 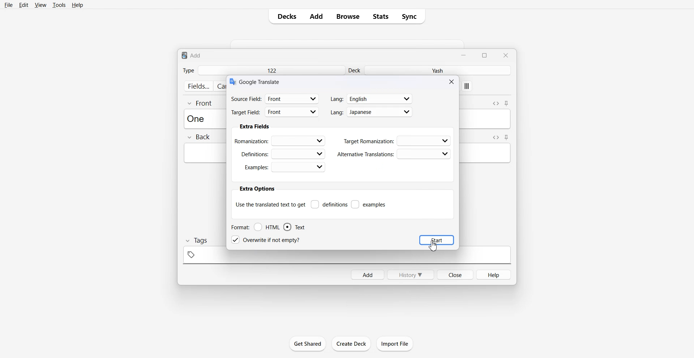 What do you see at coordinates (284, 167) in the screenshot?
I see `Examples` at bounding box center [284, 167].